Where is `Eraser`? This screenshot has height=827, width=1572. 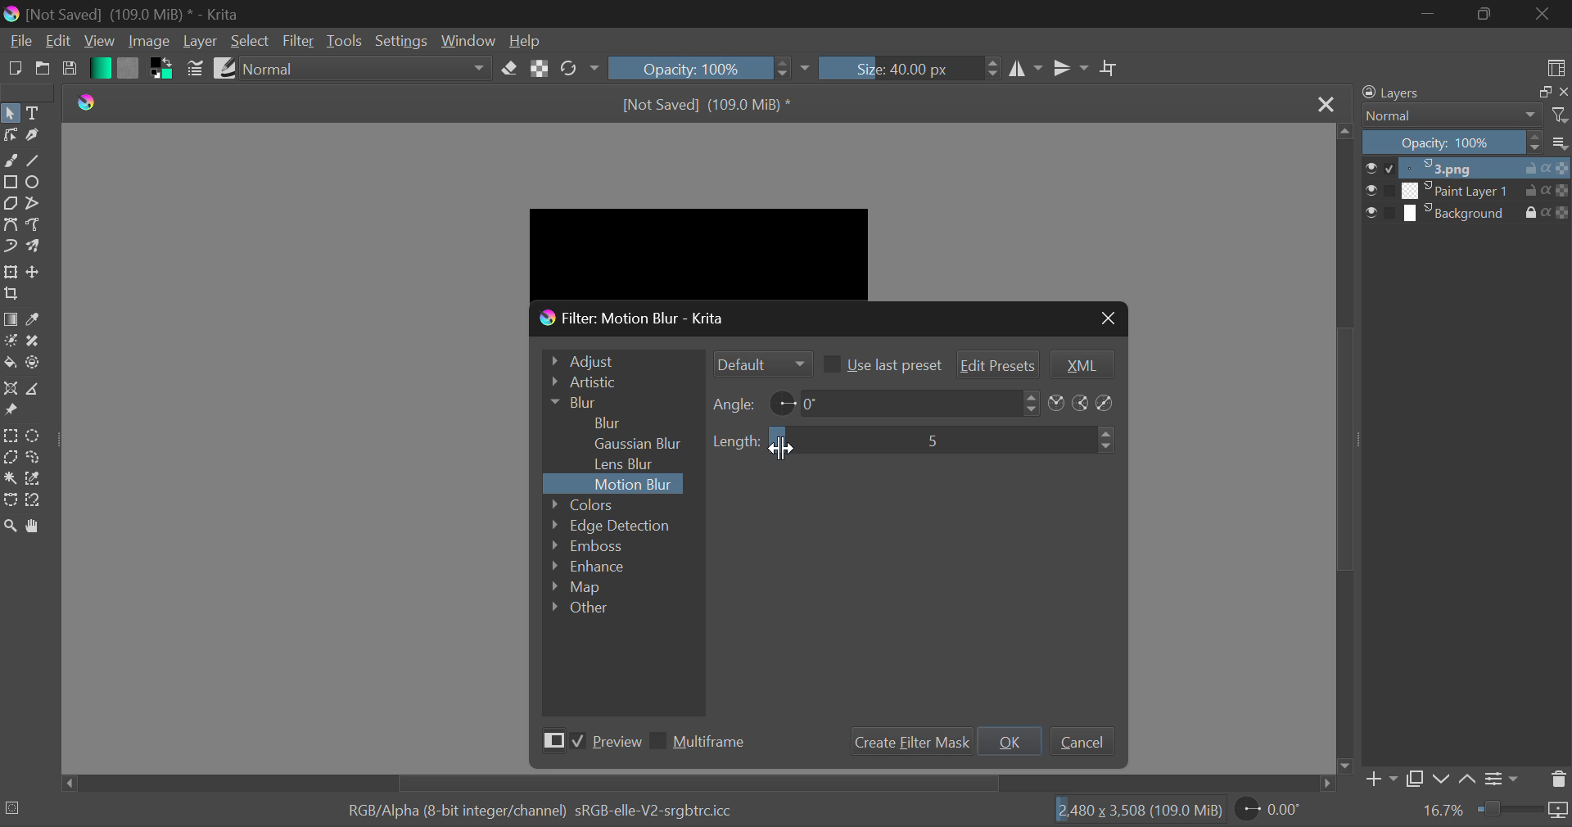 Eraser is located at coordinates (510, 68).